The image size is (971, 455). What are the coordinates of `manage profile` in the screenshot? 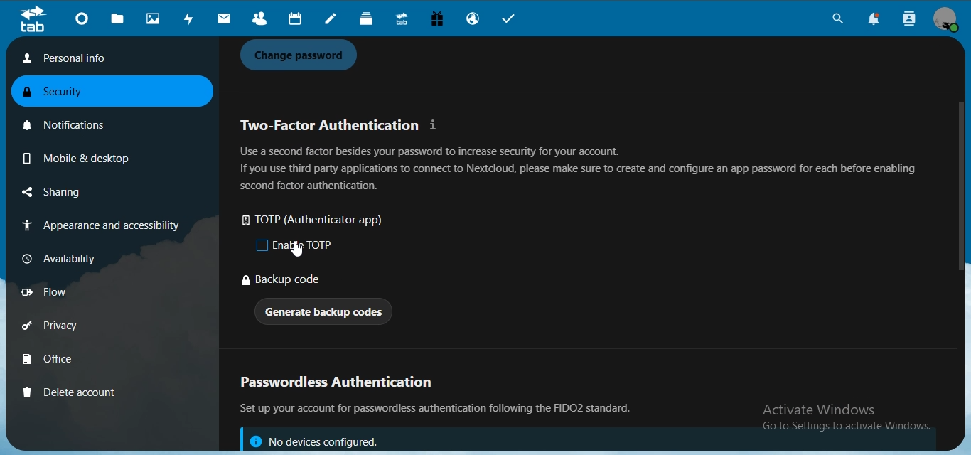 It's located at (947, 20).